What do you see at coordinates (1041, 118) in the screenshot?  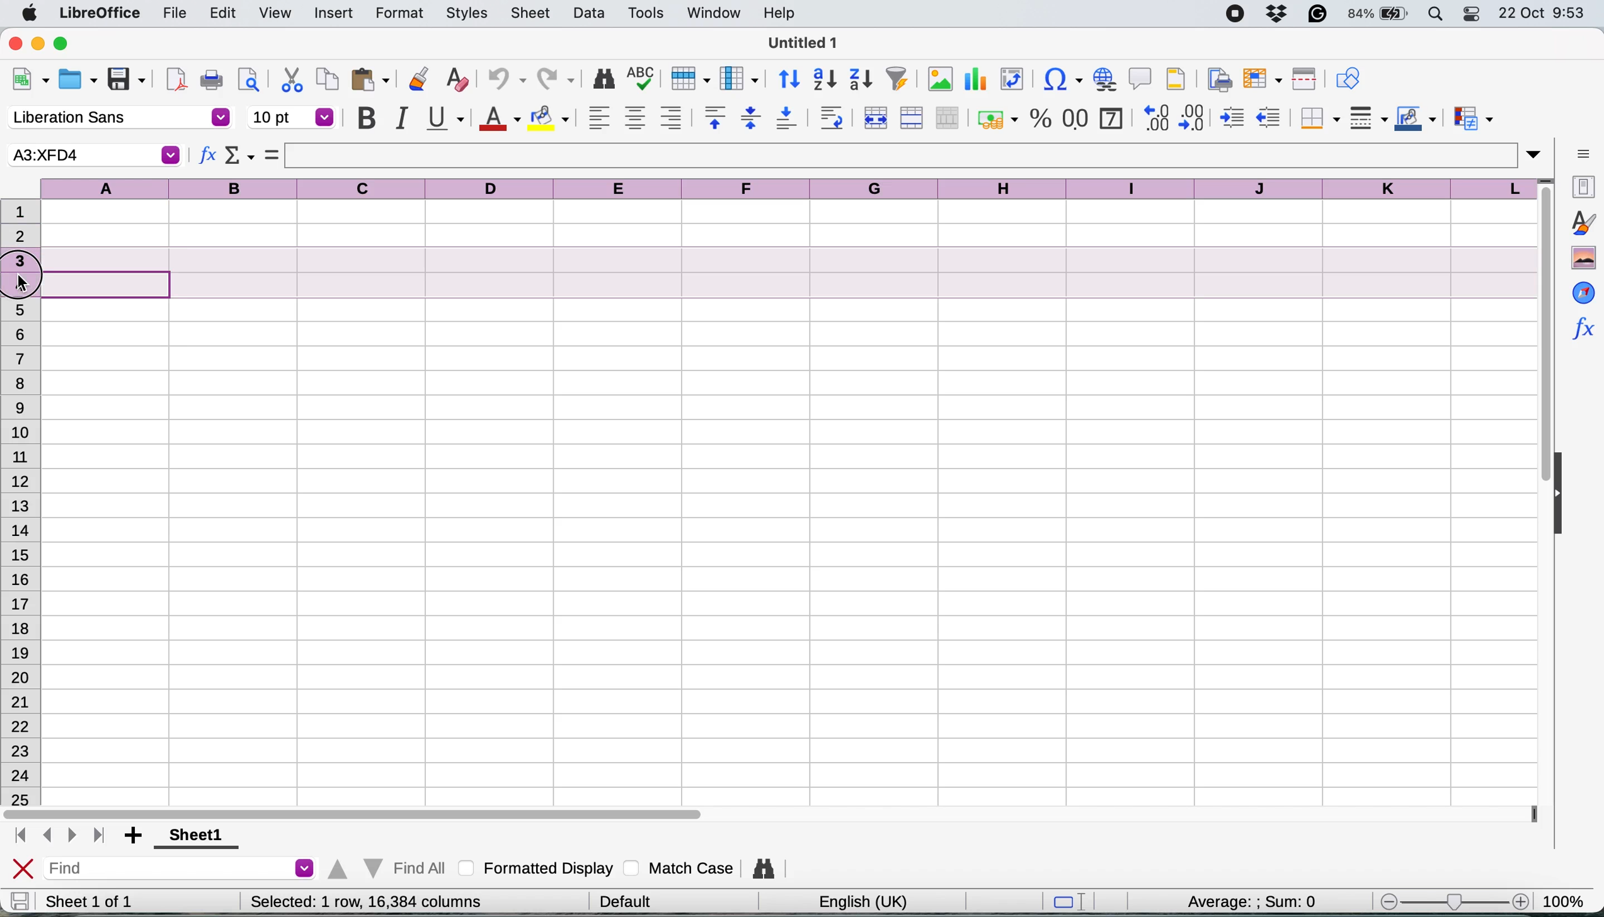 I see `format as percentage` at bounding box center [1041, 118].